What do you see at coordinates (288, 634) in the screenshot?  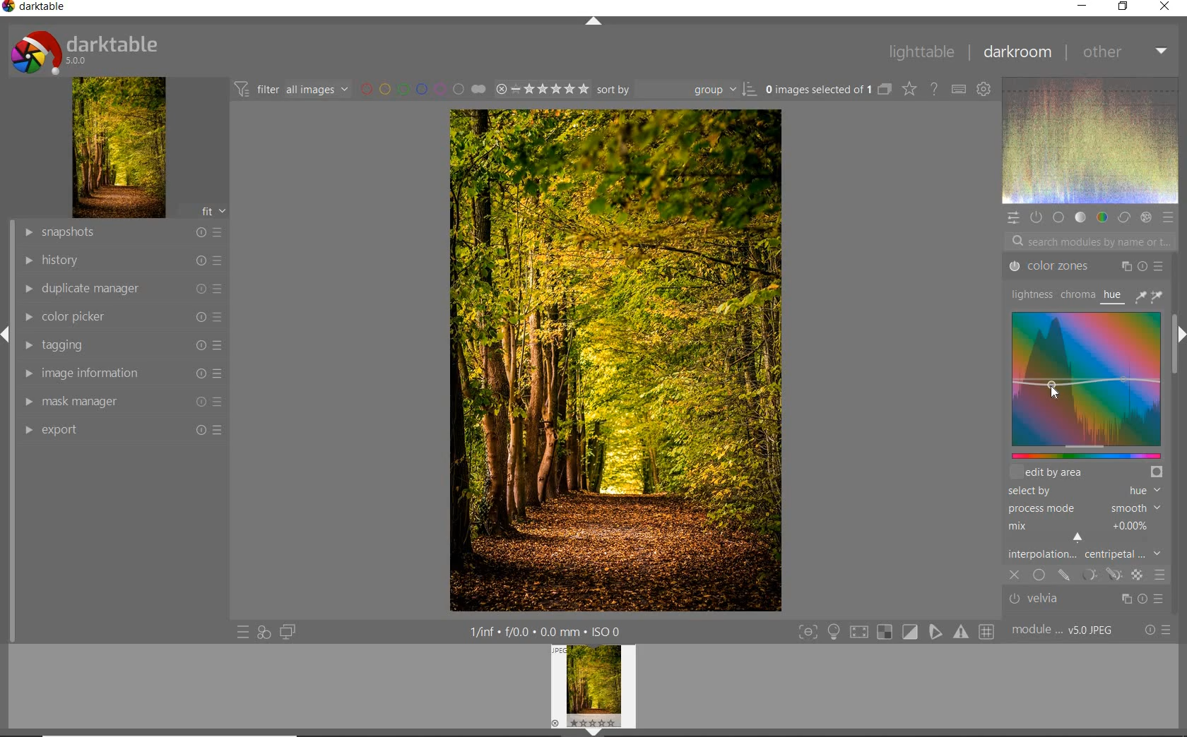 I see `DISPLAY A SECOND DARKROOM IMAGE WINDOW` at bounding box center [288, 634].